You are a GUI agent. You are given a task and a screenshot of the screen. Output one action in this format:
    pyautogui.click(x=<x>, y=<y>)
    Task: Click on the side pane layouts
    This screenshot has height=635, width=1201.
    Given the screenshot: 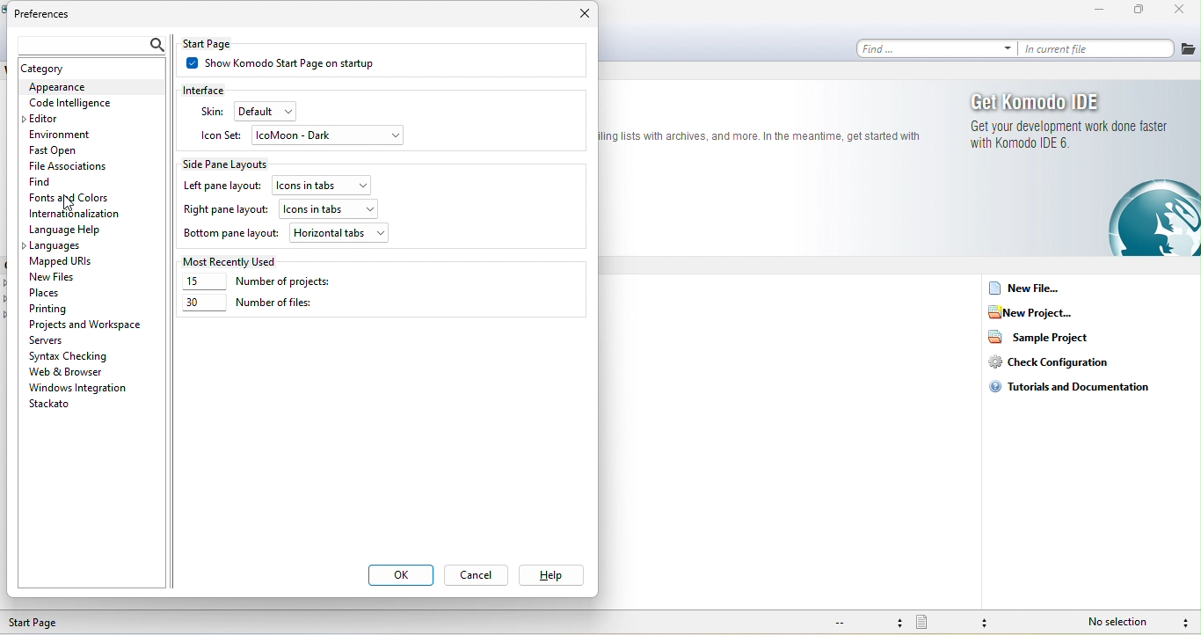 What is the action you would take?
    pyautogui.click(x=232, y=163)
    